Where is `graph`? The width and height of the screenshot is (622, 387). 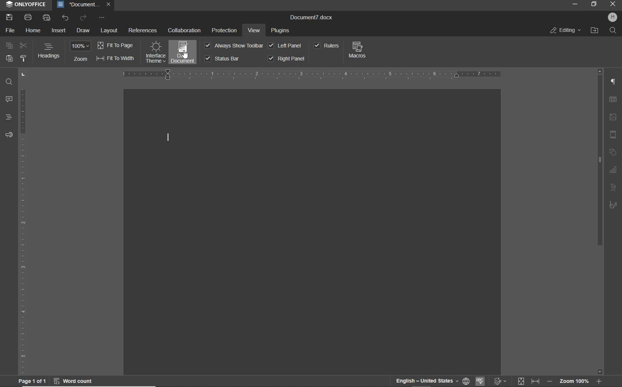 graph is located at coordinates (613, 170).